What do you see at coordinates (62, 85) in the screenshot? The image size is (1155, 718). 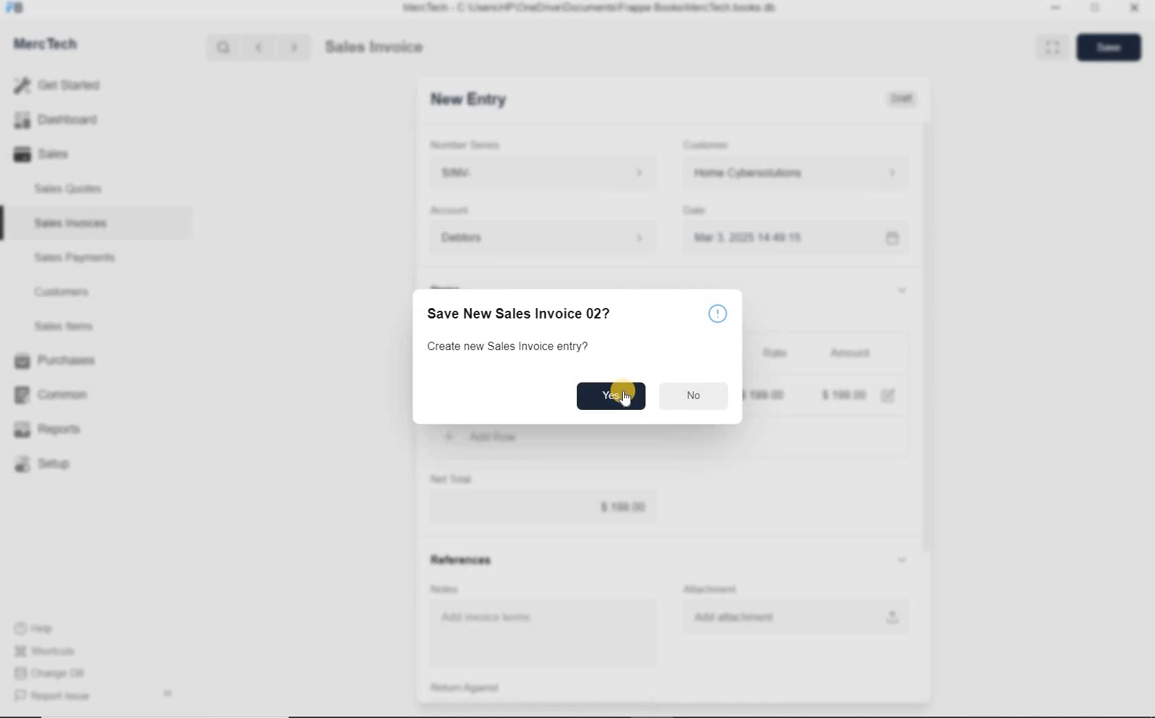 I see `Get Started` at bounding box center [62, 85].